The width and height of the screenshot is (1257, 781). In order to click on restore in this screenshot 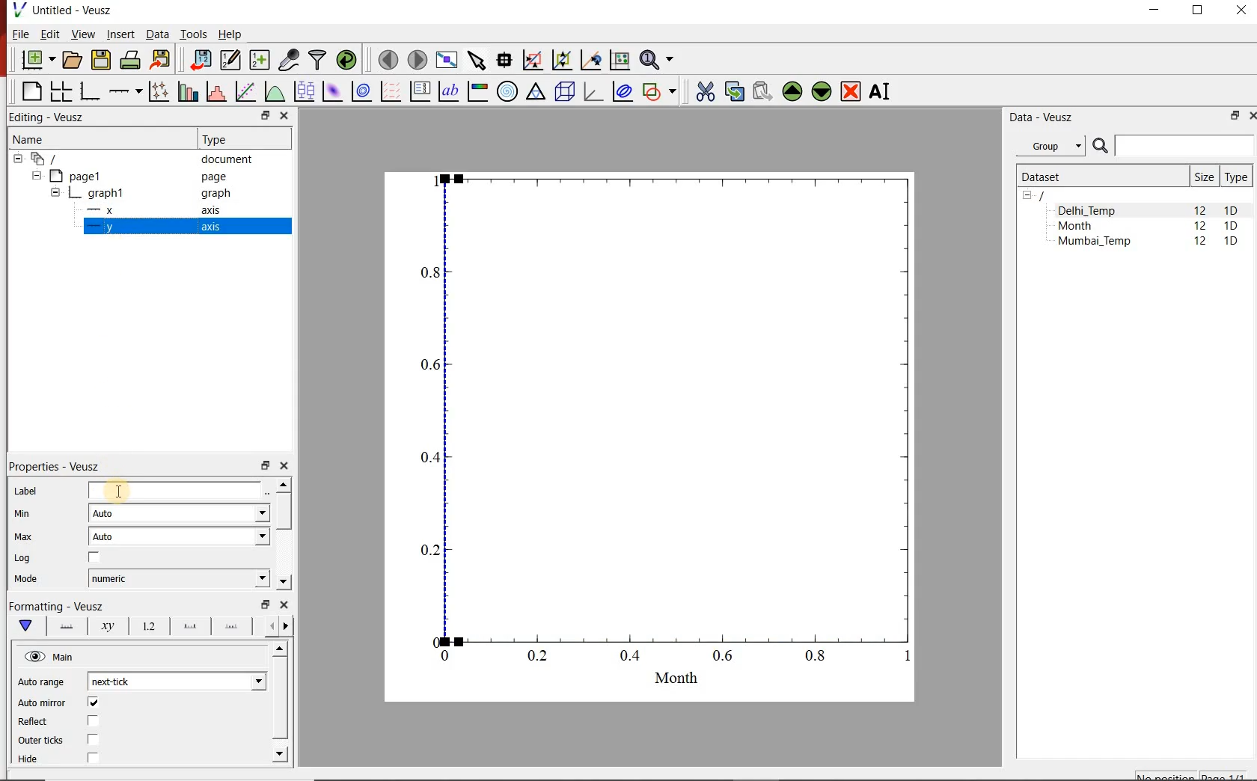, I will do `click(266, 115)`.